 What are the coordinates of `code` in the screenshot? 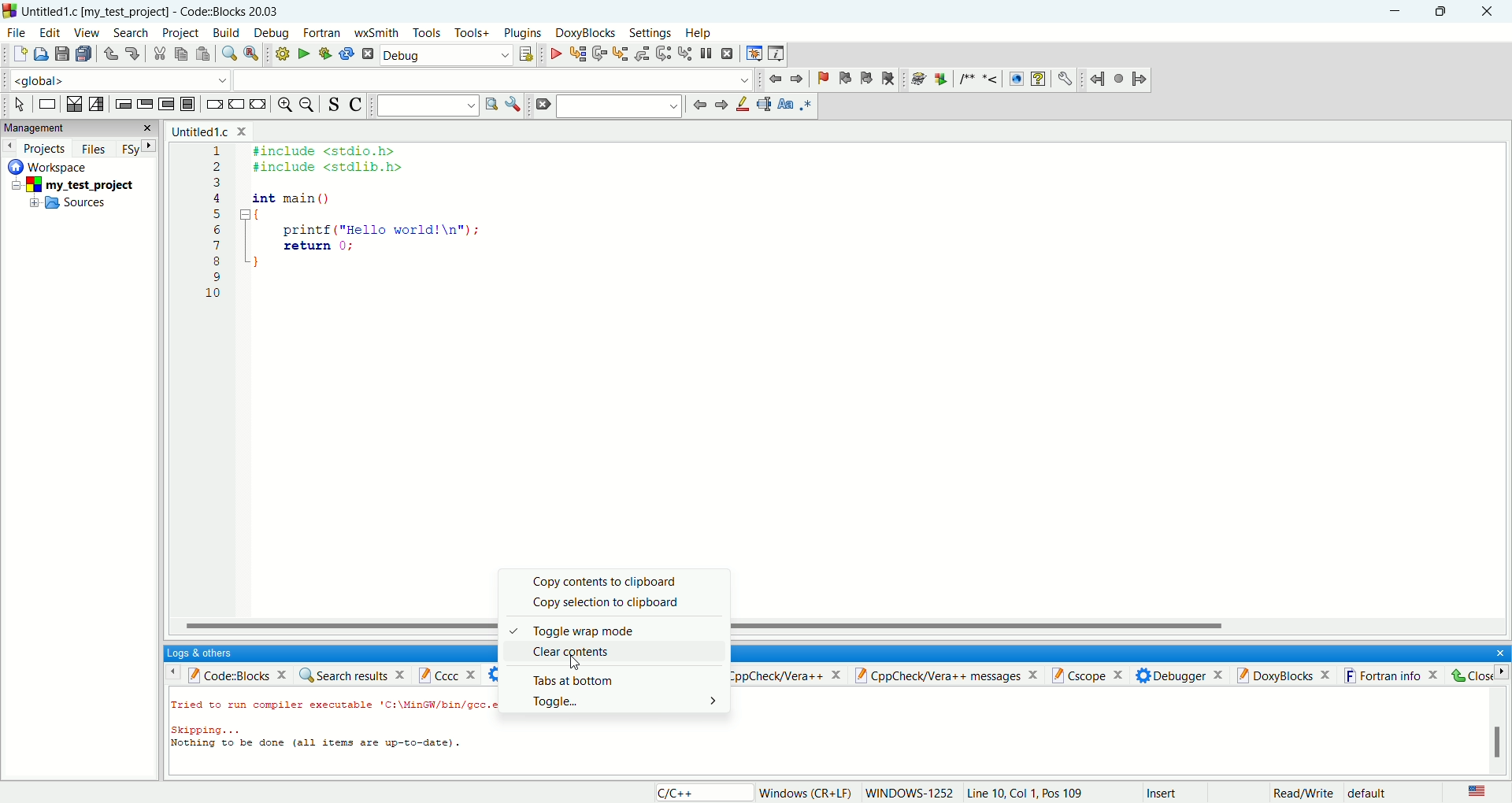 It's located at (370, 217).